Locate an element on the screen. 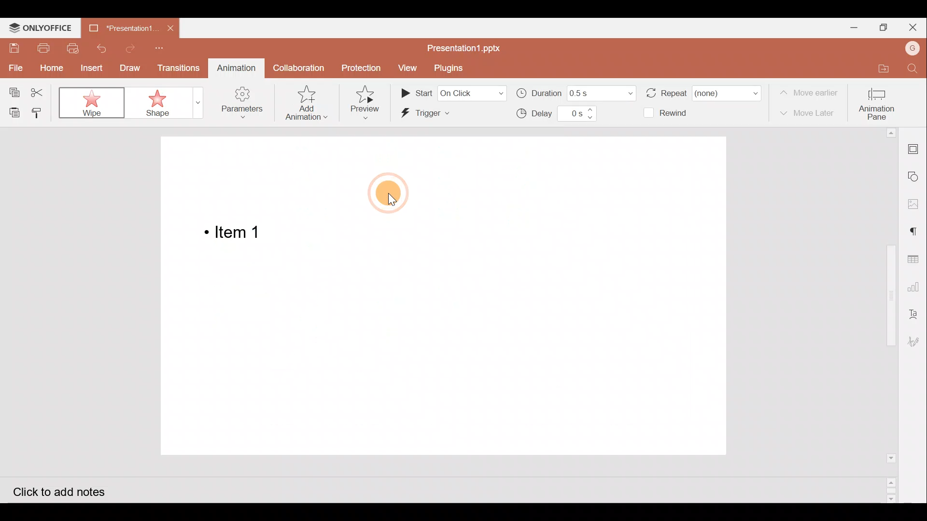 The height and width of the screenshot is (521, 927). Paragraph setting is located at coordinates (918, 233).